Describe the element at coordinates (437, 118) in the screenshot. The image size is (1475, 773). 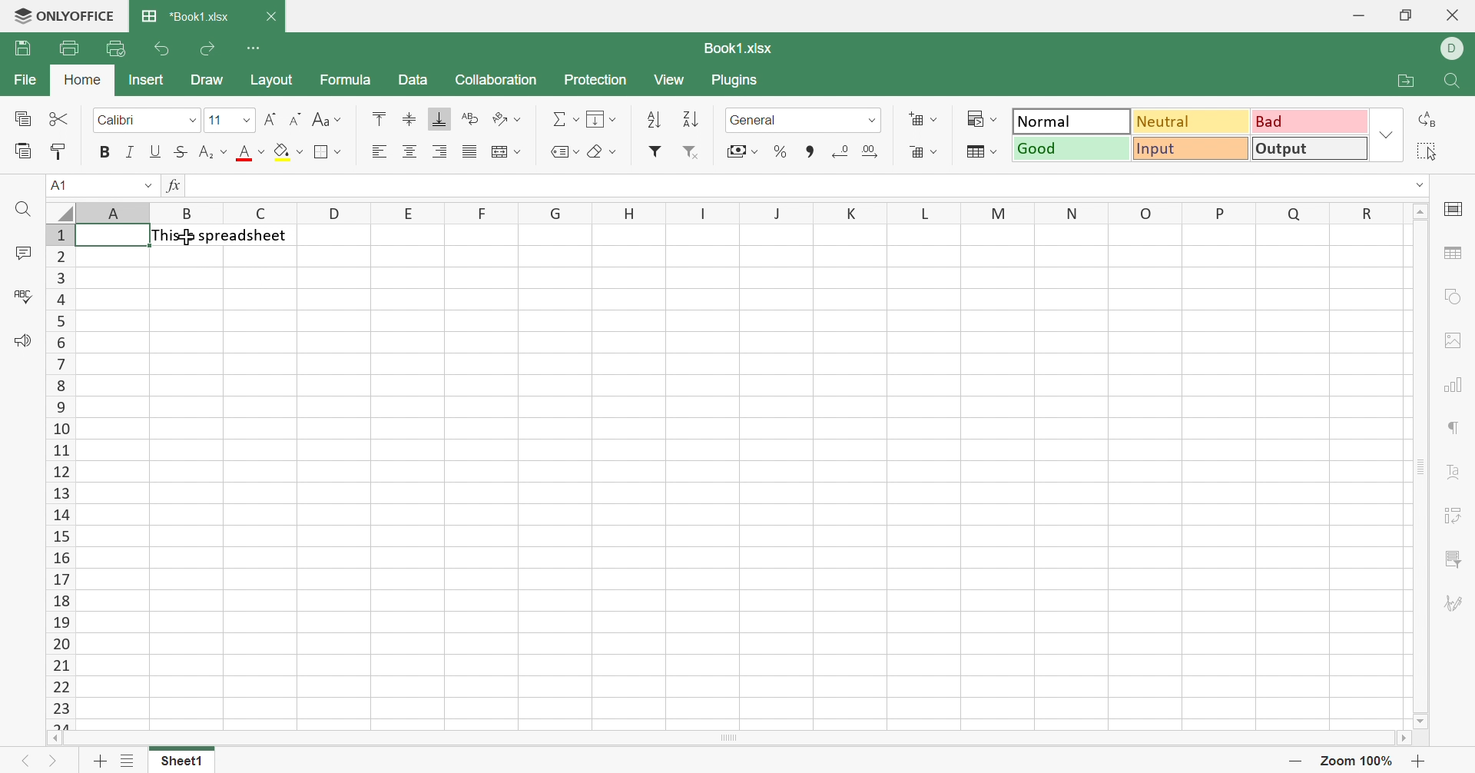
I see `Align Bottom` at that location.